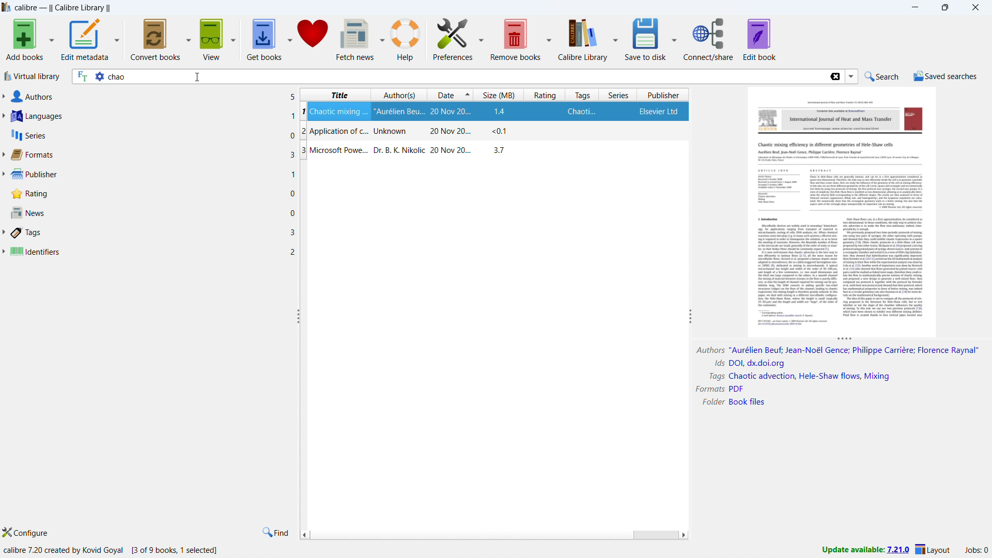  What do you see at coordinates (406, 39) in the screenshot?
I see `help` at bounding box center [406, 39].